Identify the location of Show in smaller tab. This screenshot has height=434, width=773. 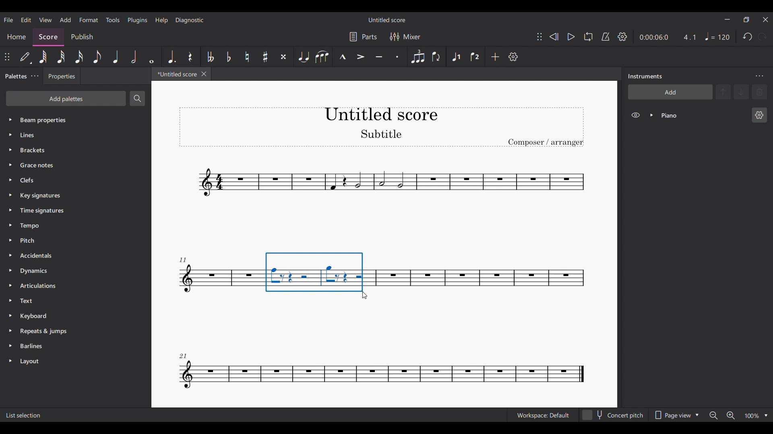
(746, 19).